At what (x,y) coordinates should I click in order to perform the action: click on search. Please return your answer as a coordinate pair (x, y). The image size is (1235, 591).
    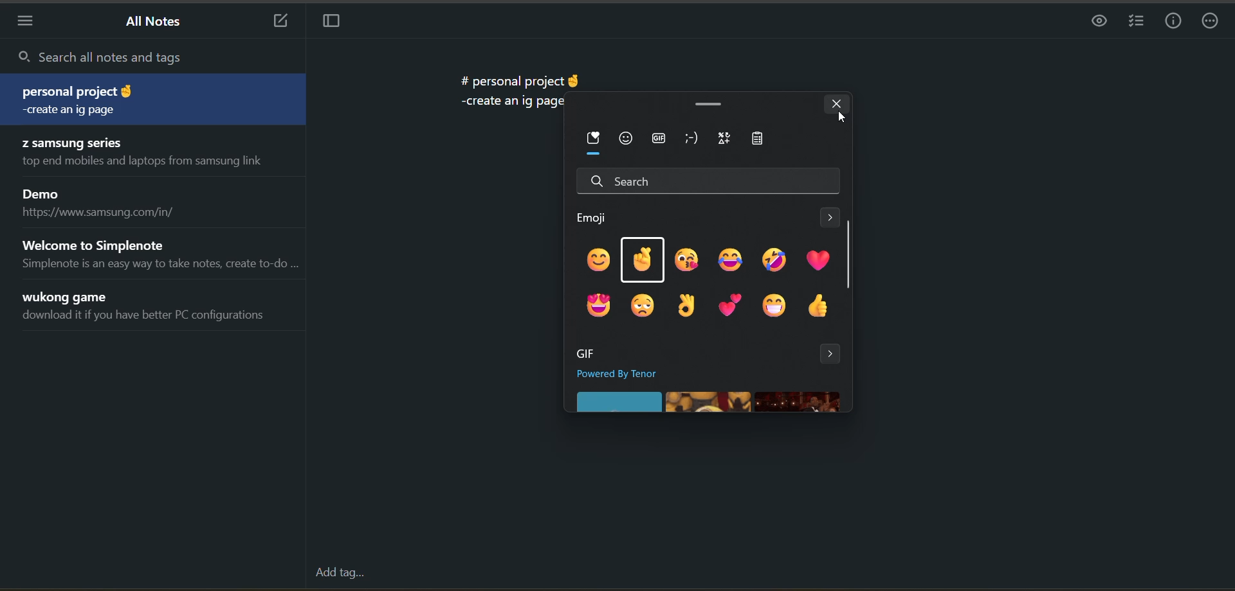
    Looking at the image, I should click on (151, 56).